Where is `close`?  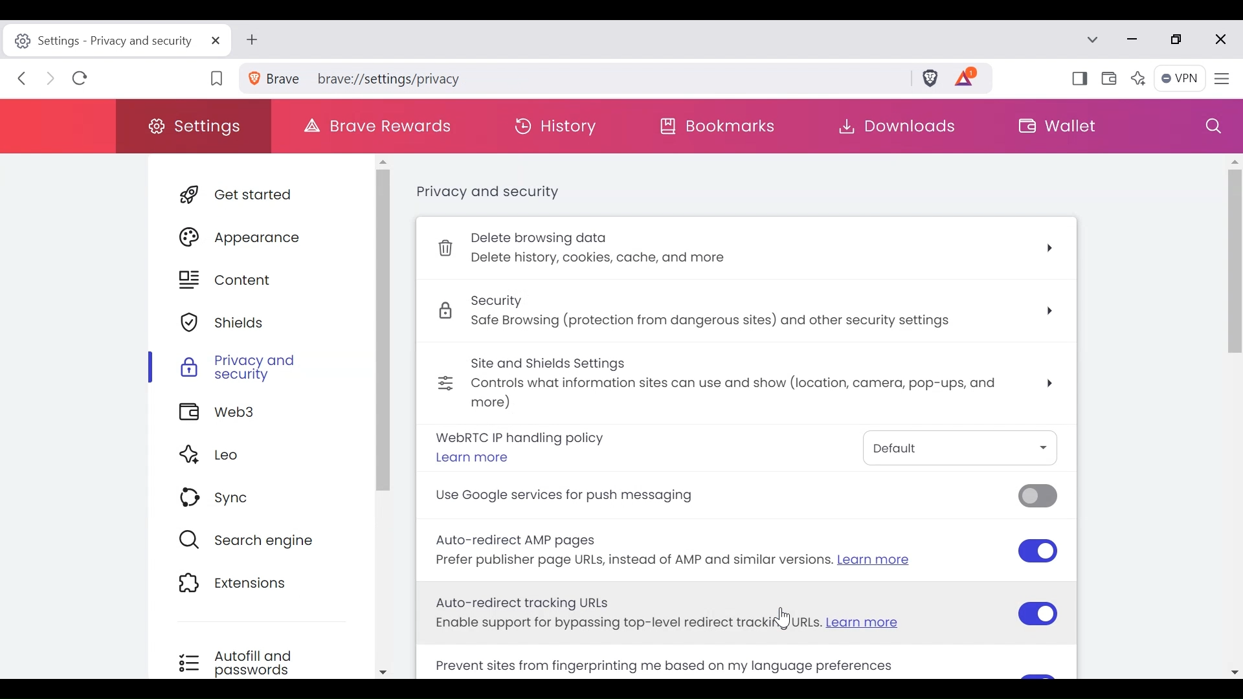
close is located at coordinates (1219, 39).